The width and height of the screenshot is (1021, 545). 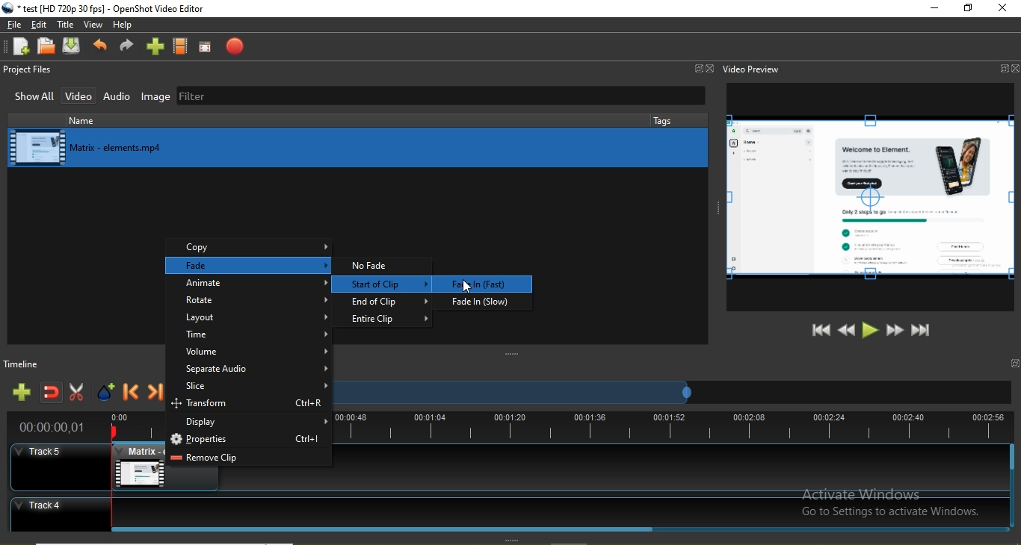 I want to click on Previous marker, so click(x=132, y=395).